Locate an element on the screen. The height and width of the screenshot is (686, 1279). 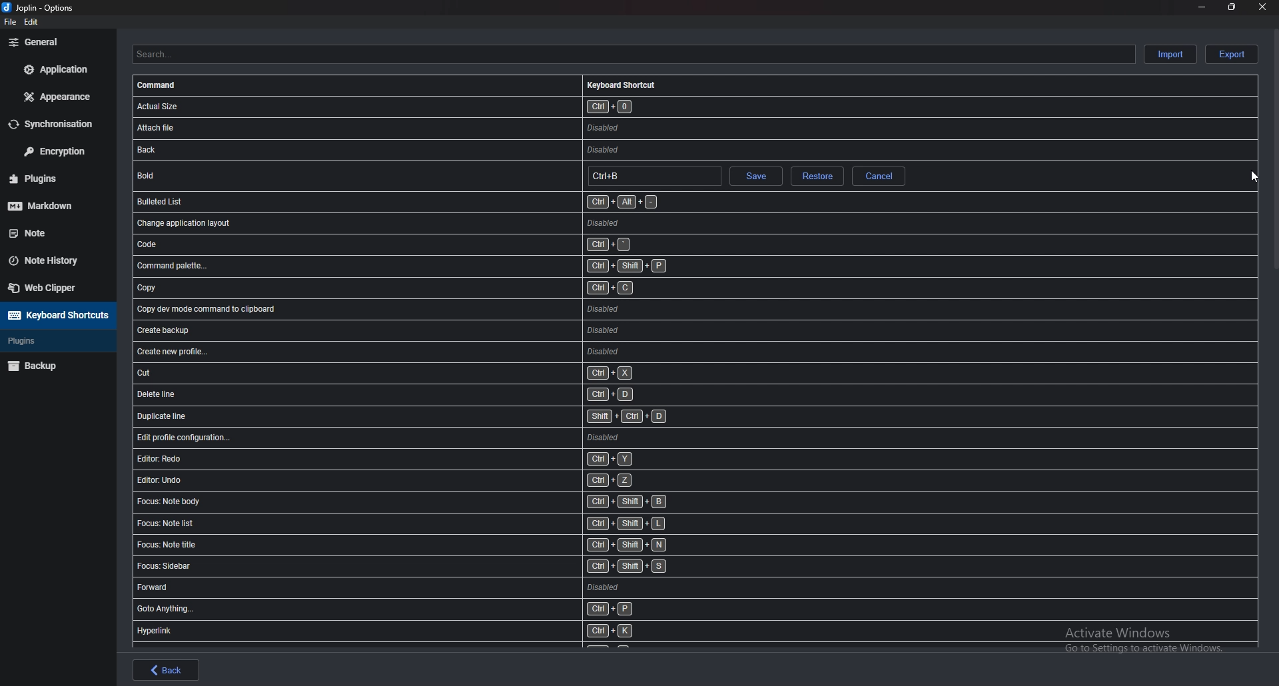
Encryption is located at coordinates (55, 151).